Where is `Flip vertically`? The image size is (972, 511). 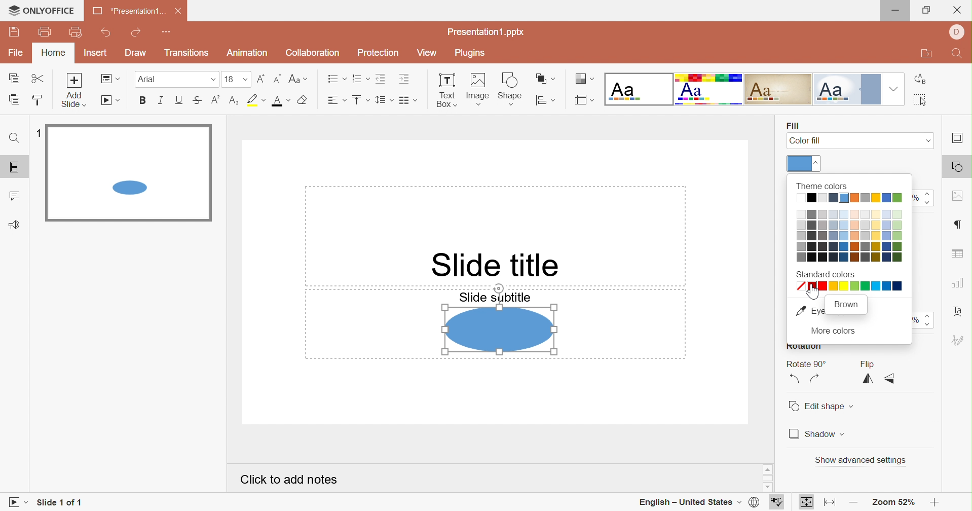
Flip vertically is located at coordinates (891, 378).